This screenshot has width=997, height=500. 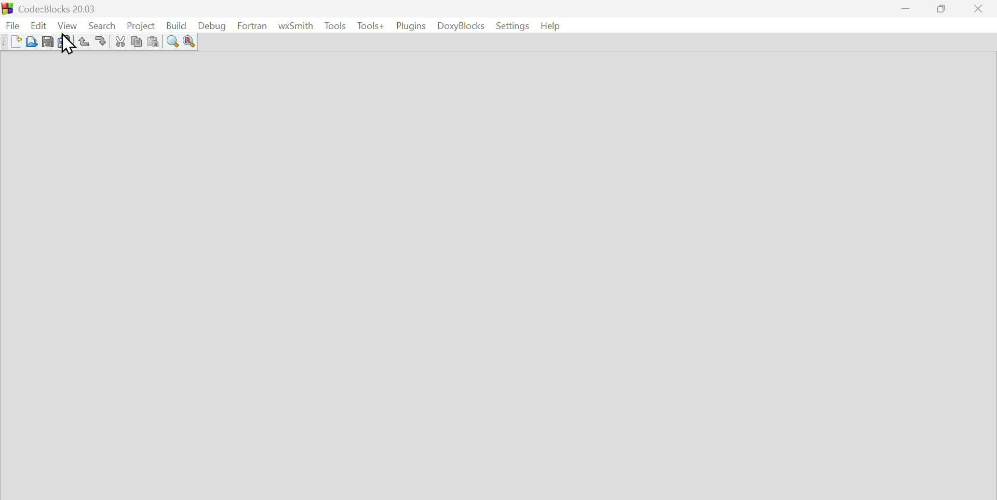 I want to click on Tools+, so click(x=371, y=26).